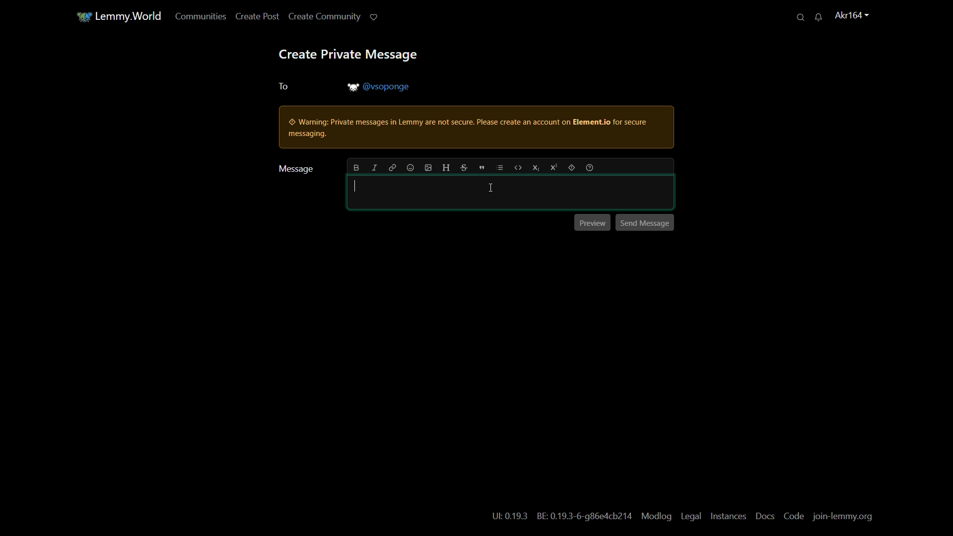  Describe the element at coordinates (847, 15) in the screenshot. I see `username` at that location.